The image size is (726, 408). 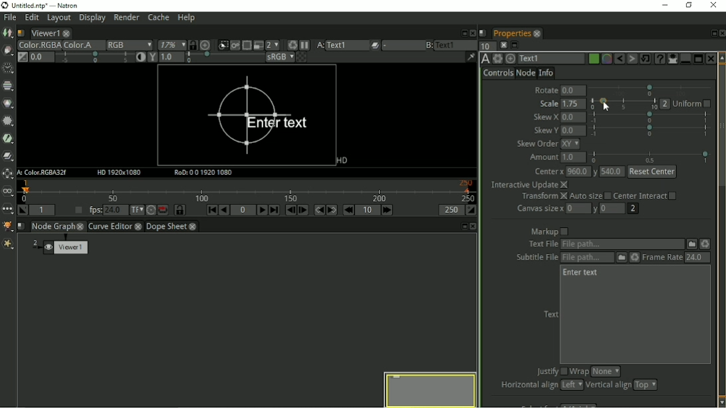 What do you see at coordinates (526, 74) in the screenshot?
I see `Node` at bounding box center [526, 74].